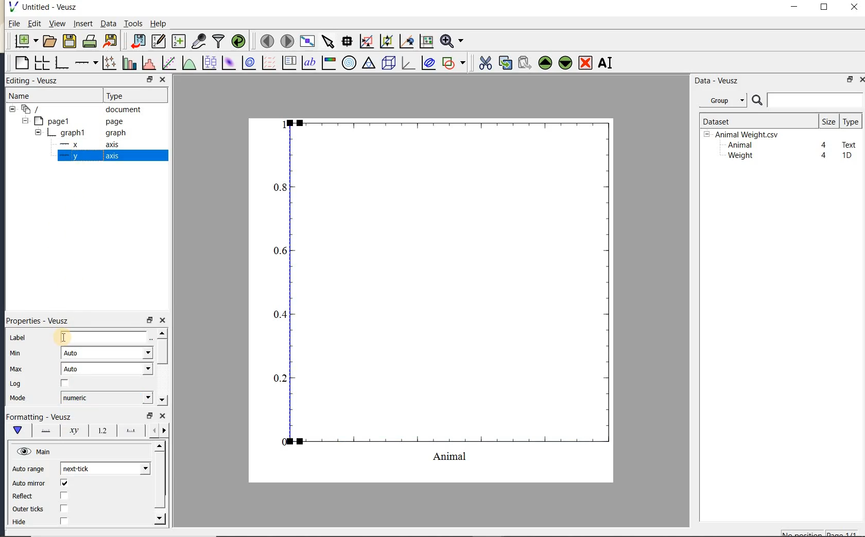 The width and height of the screenshot is (865, 537). I want to click on check/uncheck, so click(64, 483).